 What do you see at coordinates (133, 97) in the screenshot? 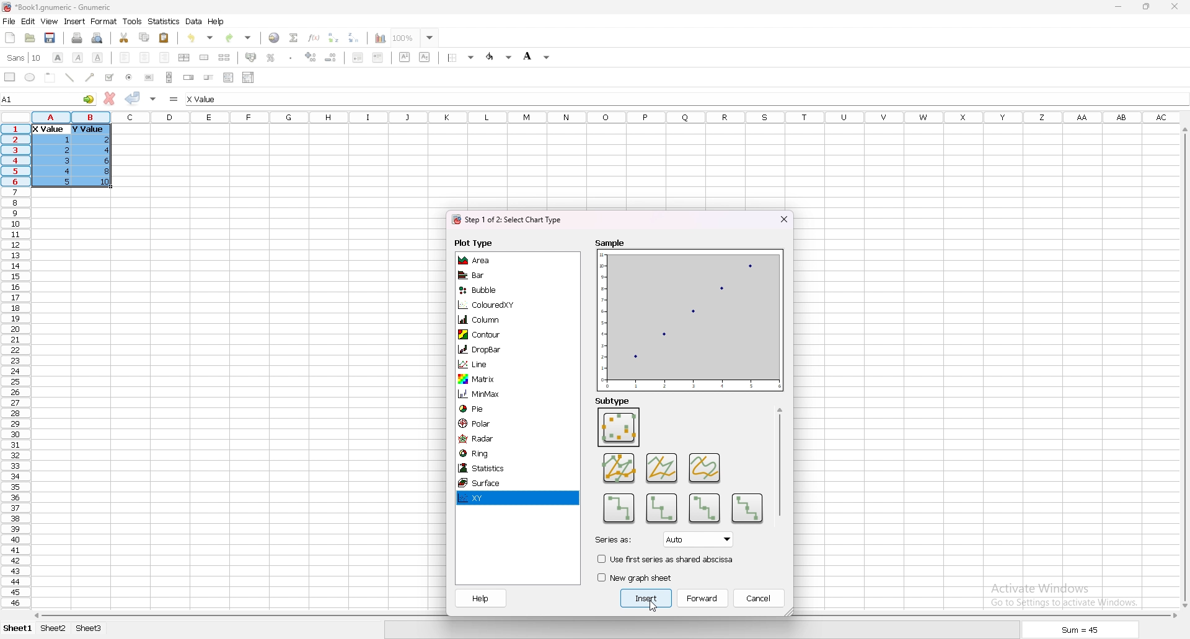
I see `accept change` at bounding box center [133, 97].